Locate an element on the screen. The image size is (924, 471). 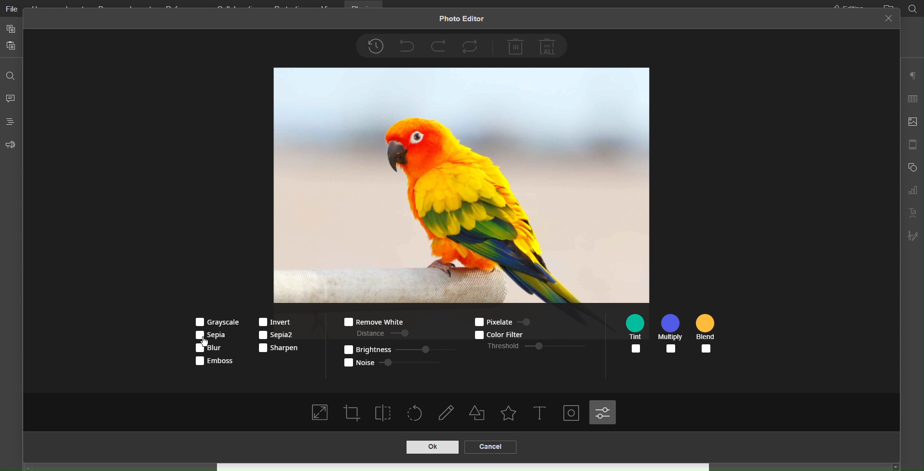
Copy is located at coordinates (11, 28).